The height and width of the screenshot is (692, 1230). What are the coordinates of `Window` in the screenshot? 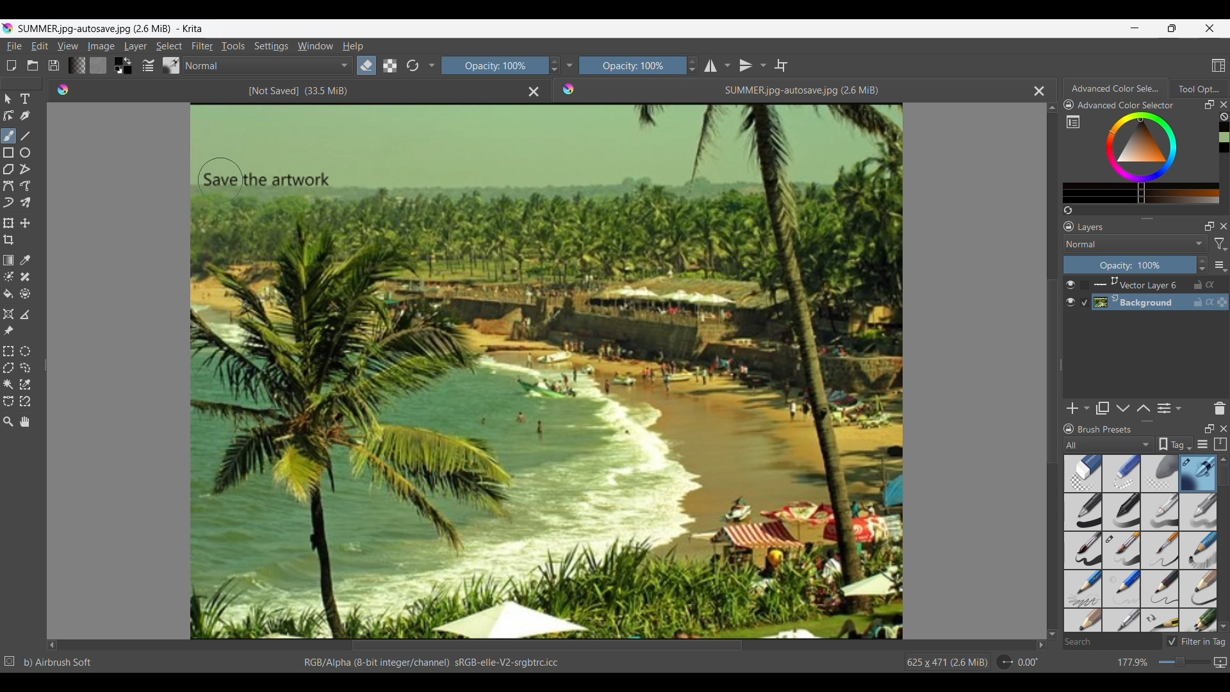 It's located at (315, 46).